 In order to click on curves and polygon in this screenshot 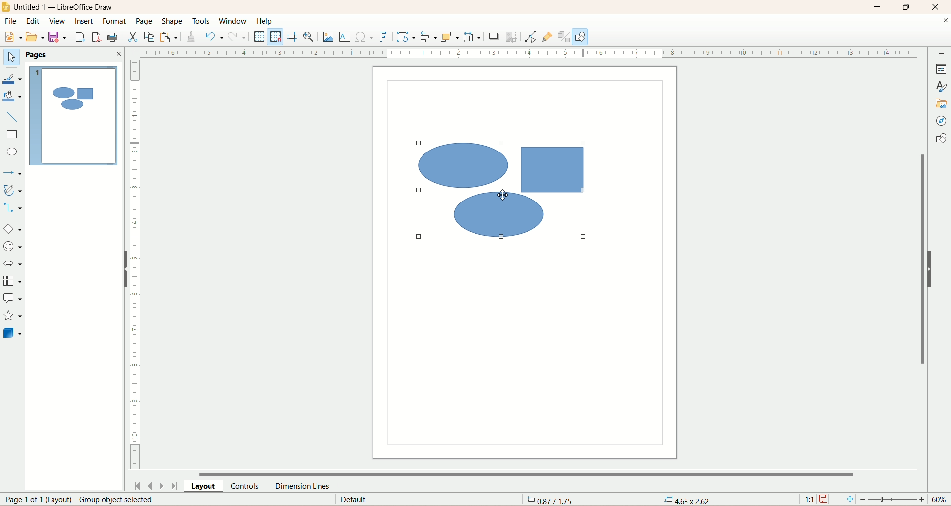, I will do `click(12, 190)`.